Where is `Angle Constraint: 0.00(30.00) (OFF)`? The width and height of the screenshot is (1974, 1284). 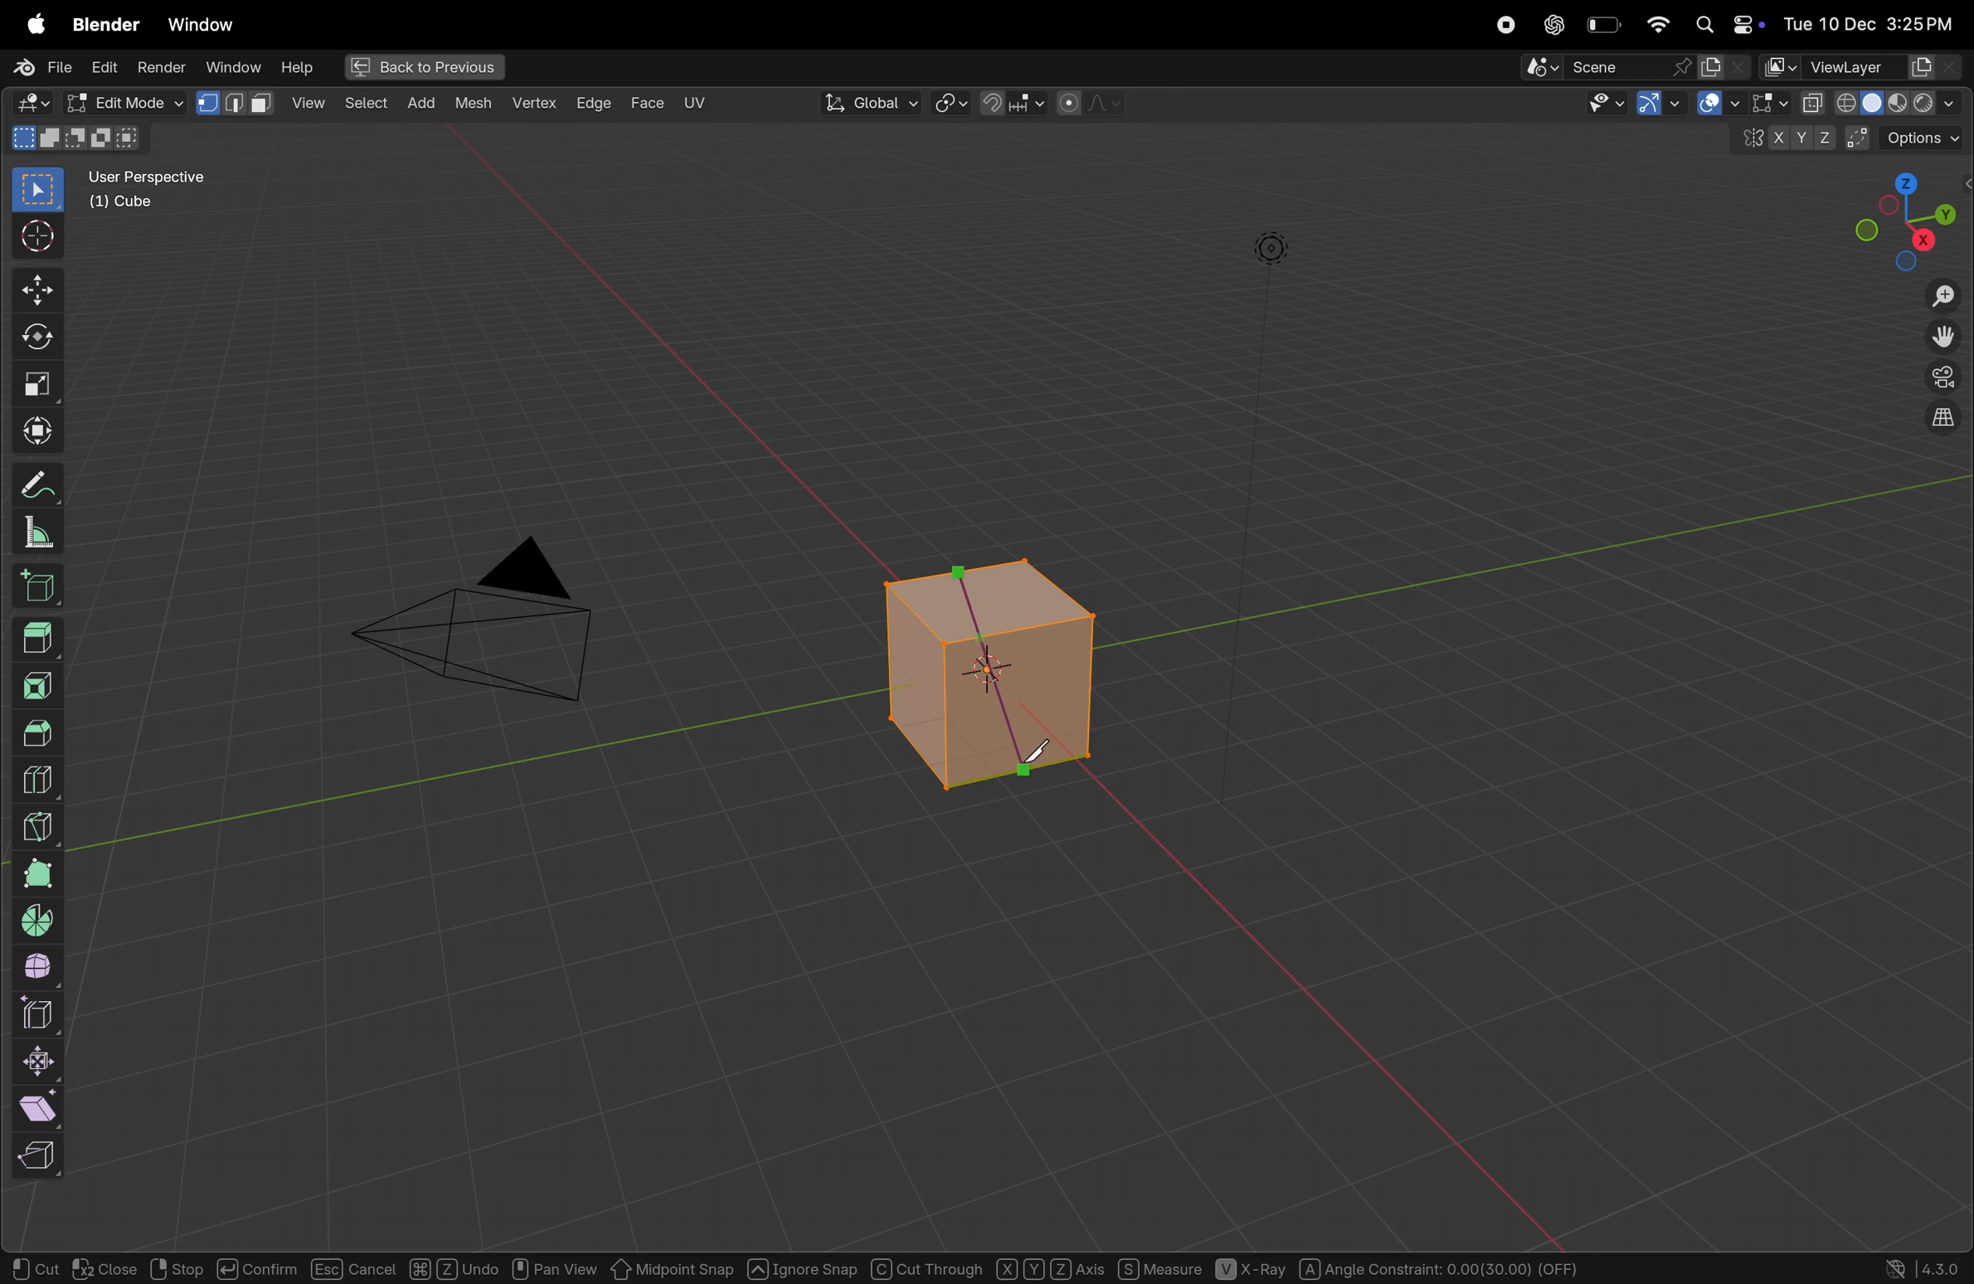
Angle Constraint: 0.00(30.00) (OFF) is located at coordinates (1439, 1267).